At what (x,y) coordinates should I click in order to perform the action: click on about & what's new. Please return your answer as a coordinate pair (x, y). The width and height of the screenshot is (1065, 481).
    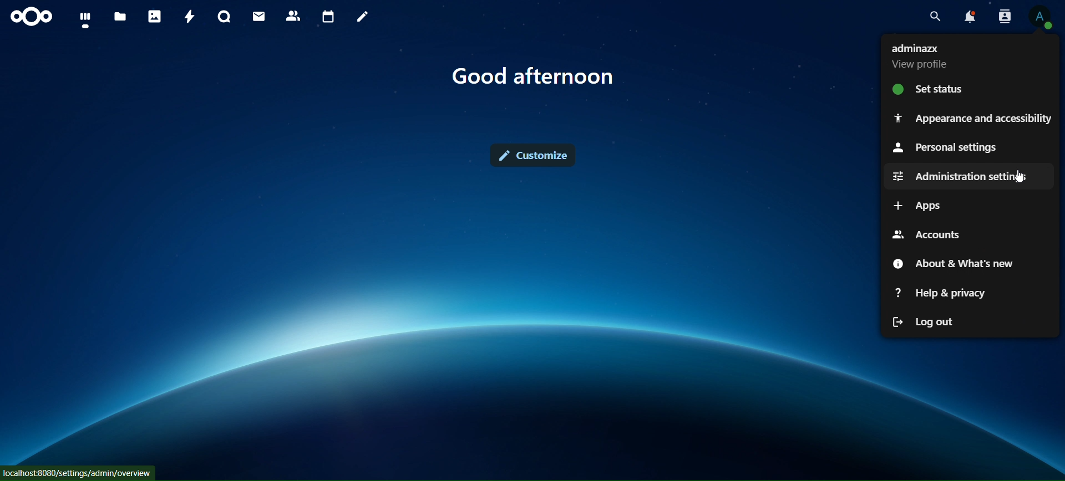
    Looking at the image, I should click on (955, 263).